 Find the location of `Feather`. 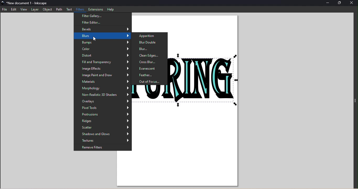

Feather is located at coordinates (150, 75).